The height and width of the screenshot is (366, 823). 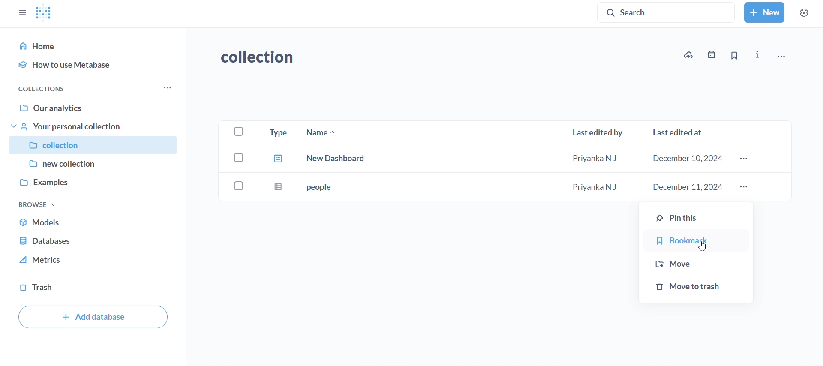 What do you see at coordinates (94, 263) in the screenshot?
I see `metrics` at bounding box center [94, 263].